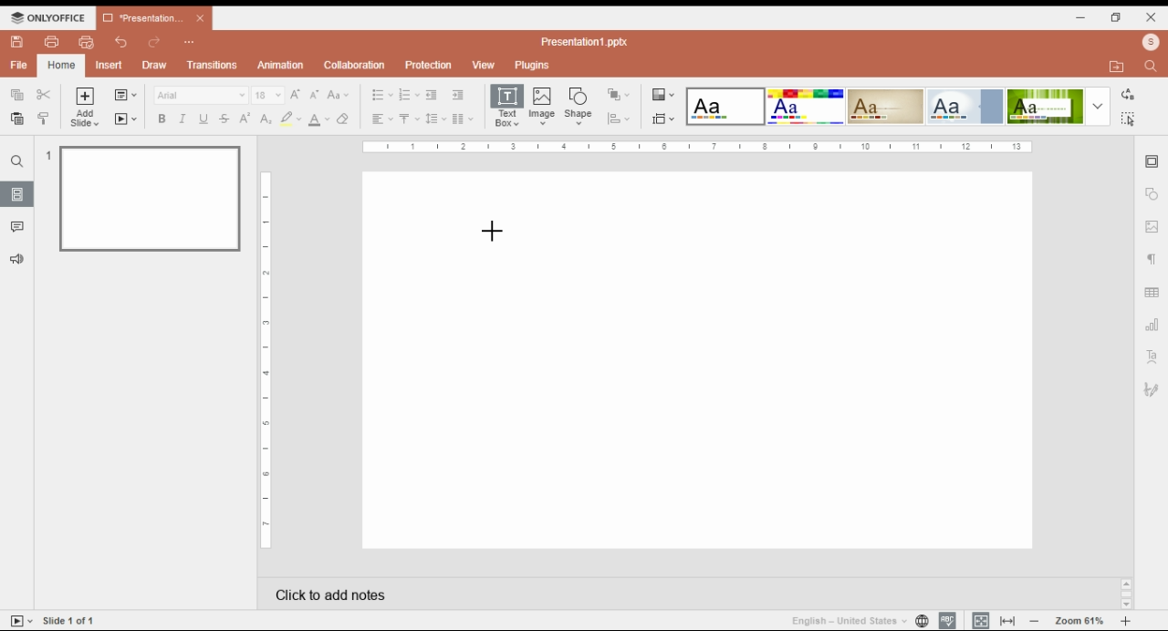 This screenshot has height=631, width=1168. What do you see at coordinates (355, 67) in the screenshot?
I see `collaboration` at bounding box center [355, 67].